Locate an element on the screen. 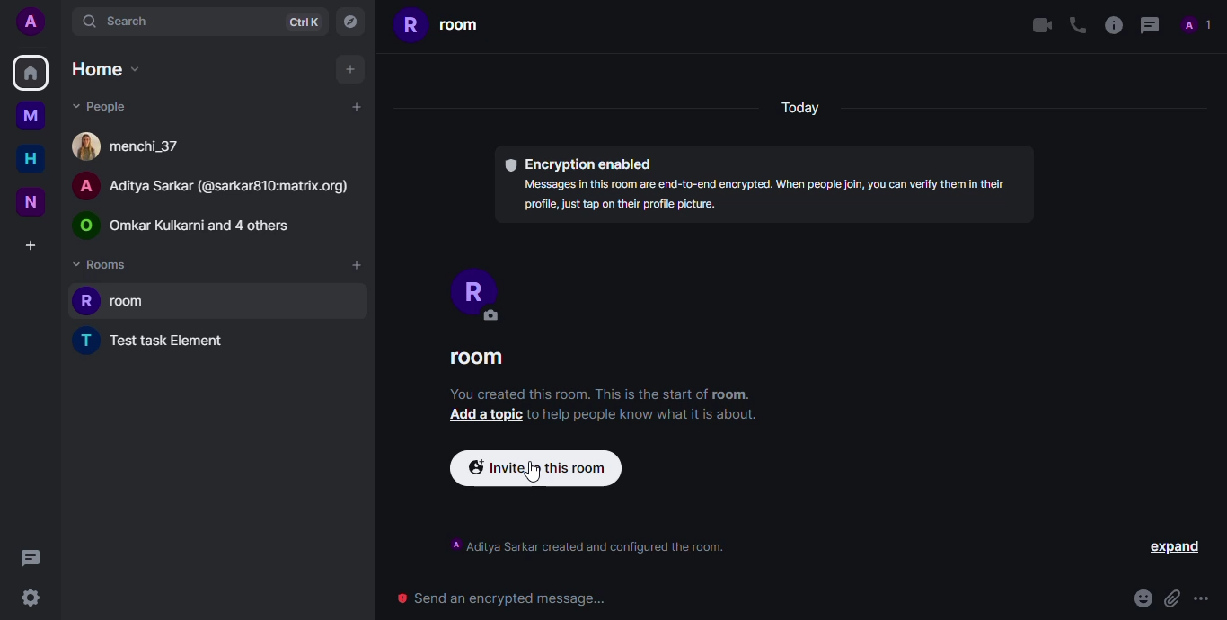  search is located at coordinates (127, 23).